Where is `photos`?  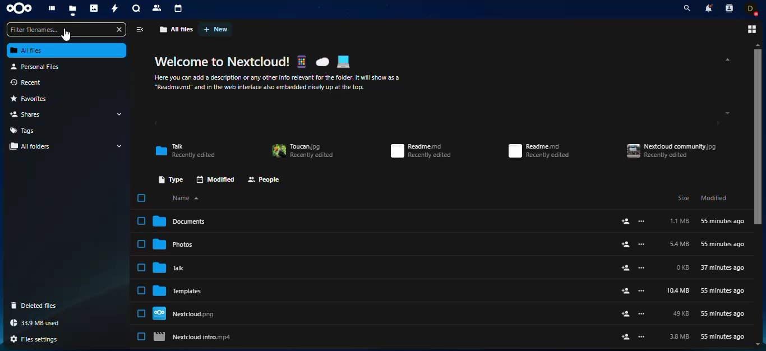 photos is located at coordinates (95, 10).